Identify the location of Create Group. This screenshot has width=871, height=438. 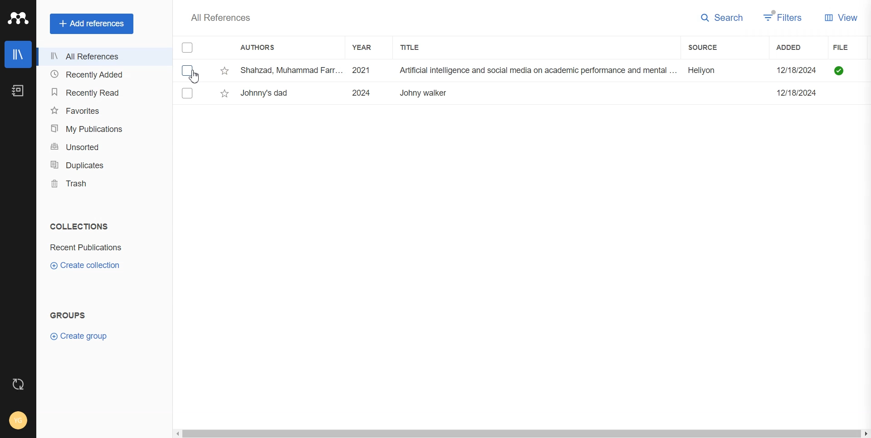
(83, 336).